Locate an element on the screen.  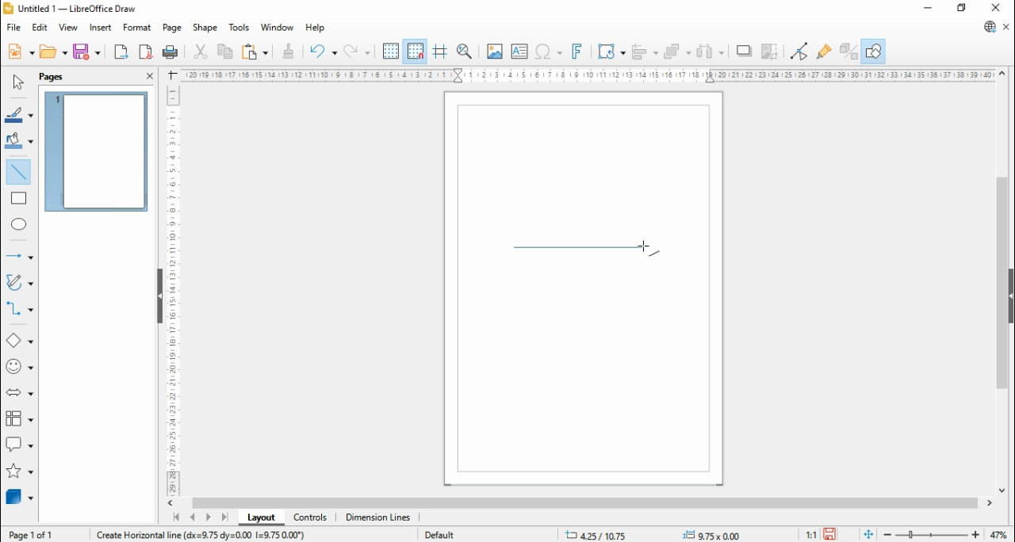
Scale is located at coordinates (173, 290).